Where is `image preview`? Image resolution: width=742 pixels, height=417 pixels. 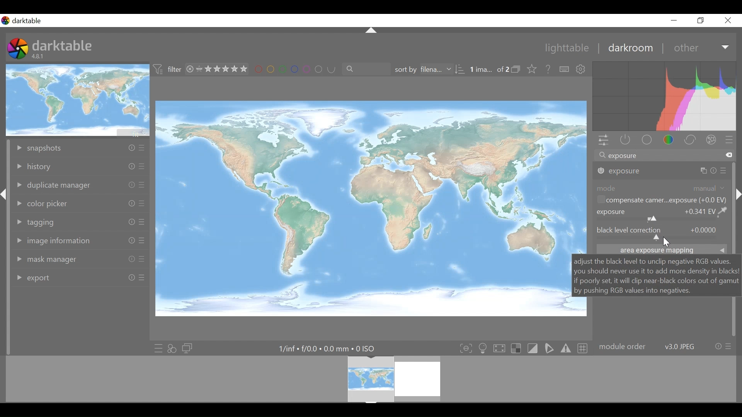
image preview is located at coordinates (78, 100).